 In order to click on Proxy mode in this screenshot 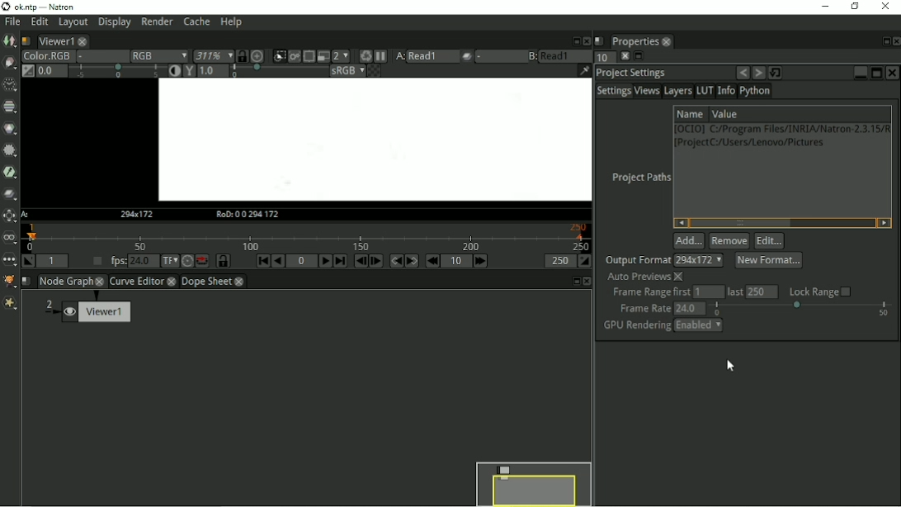, I will do `click(324, 56)`.